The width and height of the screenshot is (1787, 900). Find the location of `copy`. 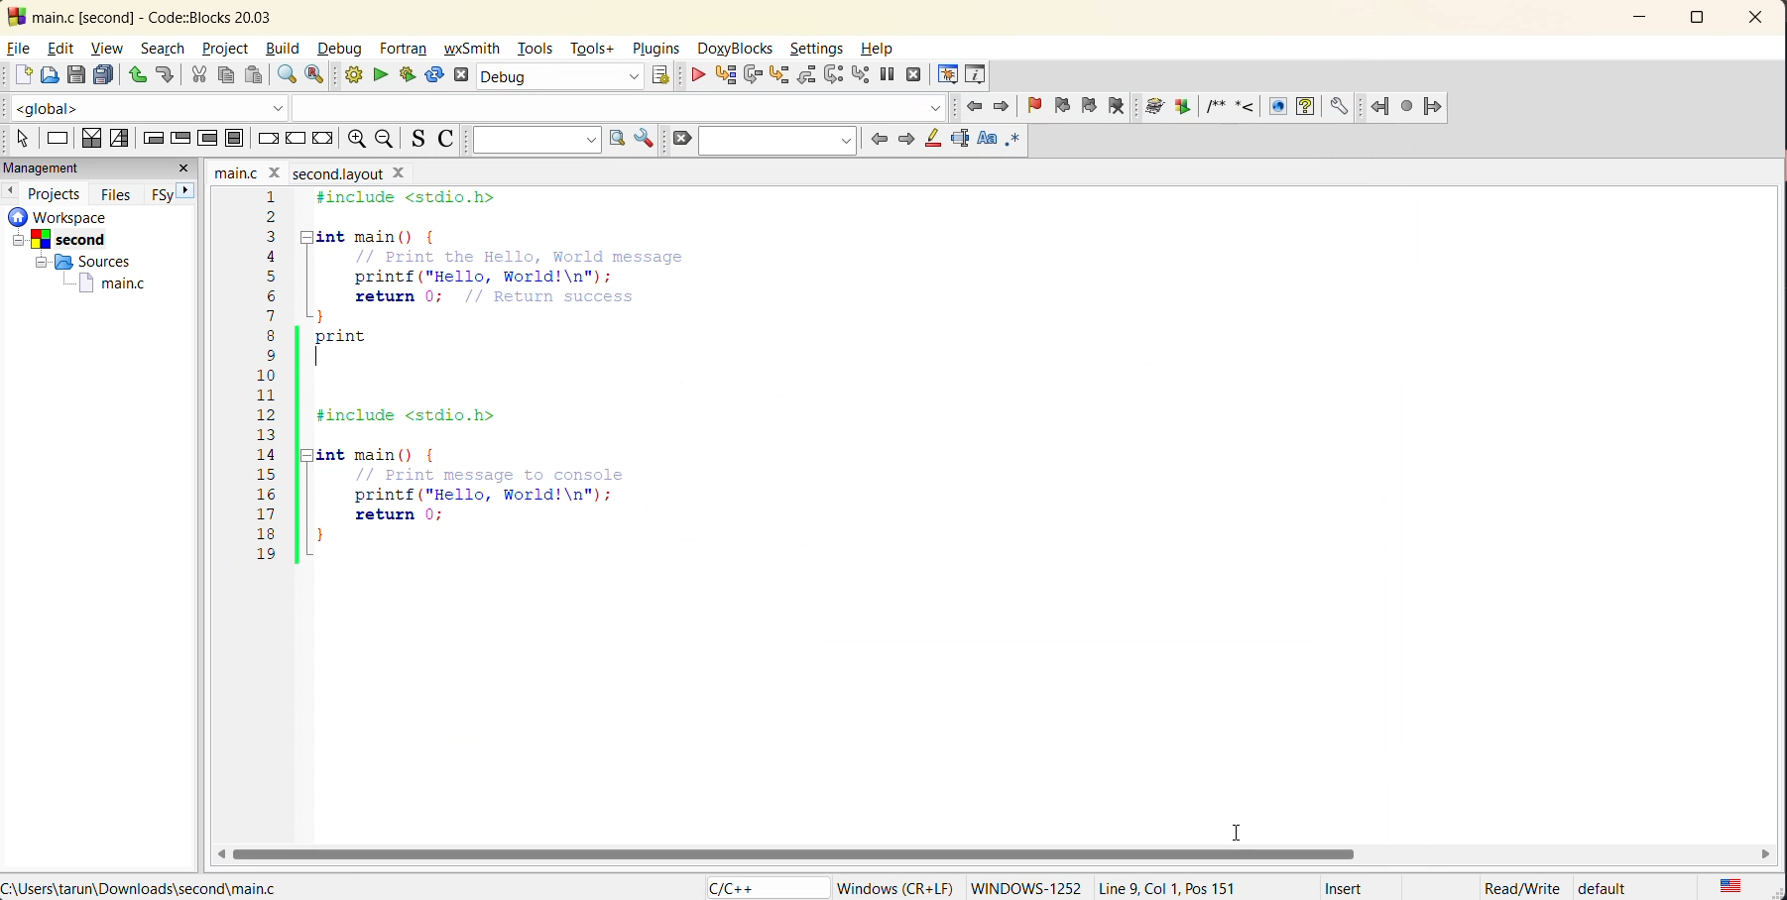

copy is located at coordinates (227, 76).